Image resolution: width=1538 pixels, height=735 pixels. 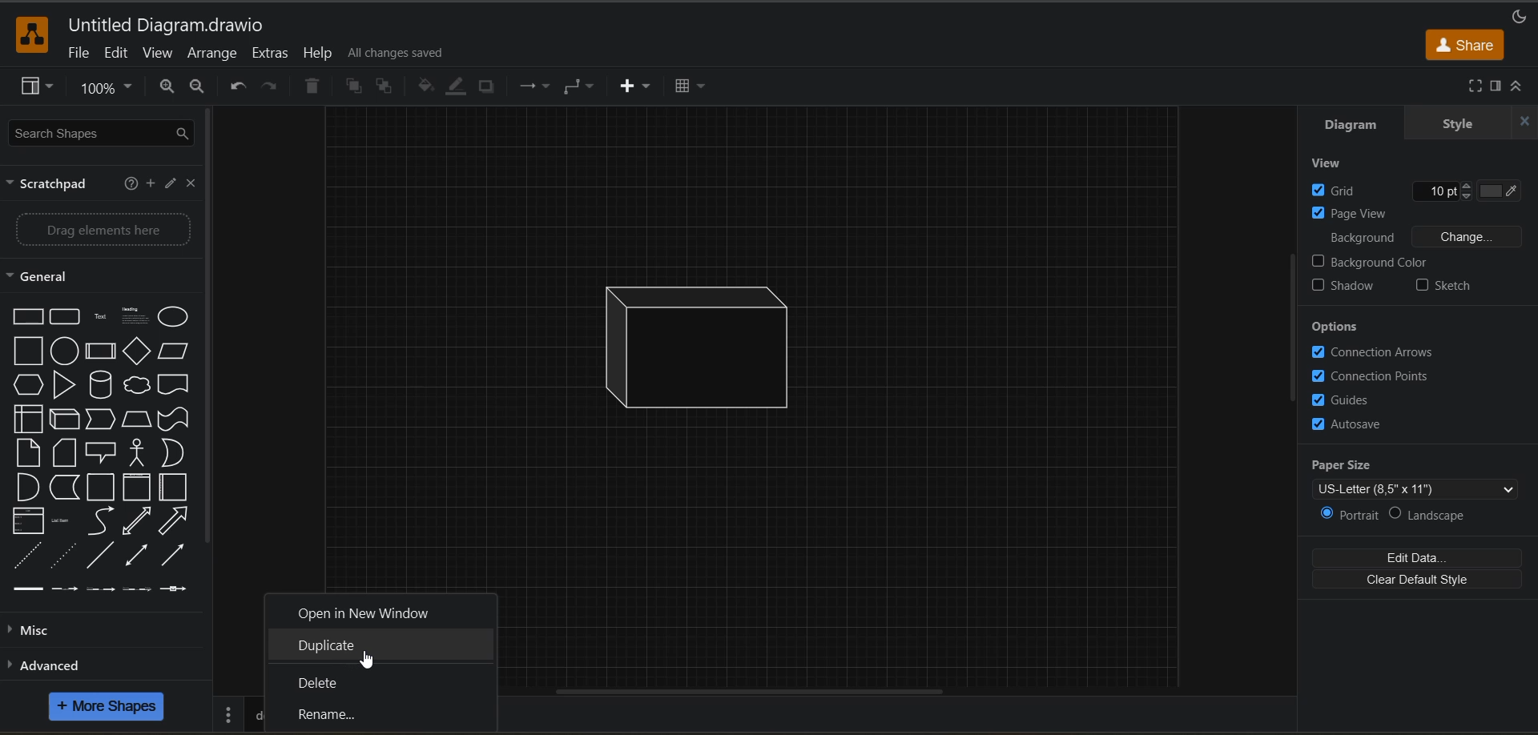 I want to click on more shapes, so click(x=107, y=707).